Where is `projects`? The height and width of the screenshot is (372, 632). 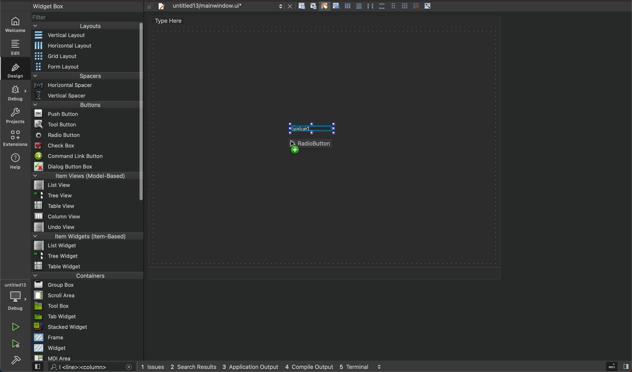 projects is located at coordinates (15, 117).